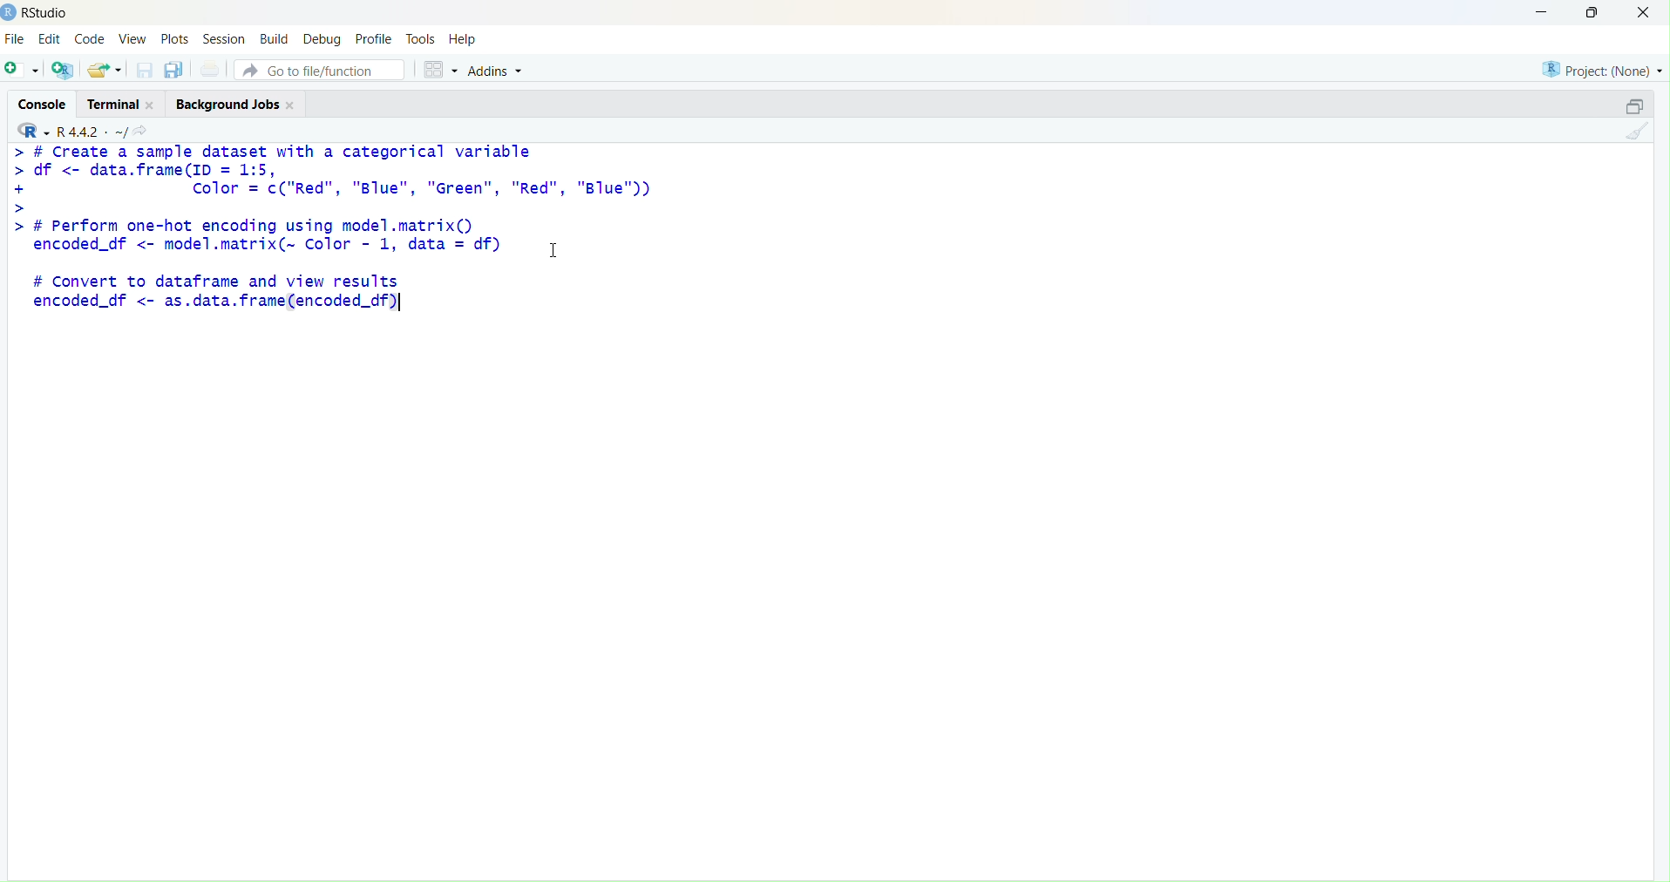  I want to click on cursor, so click(554, 250).